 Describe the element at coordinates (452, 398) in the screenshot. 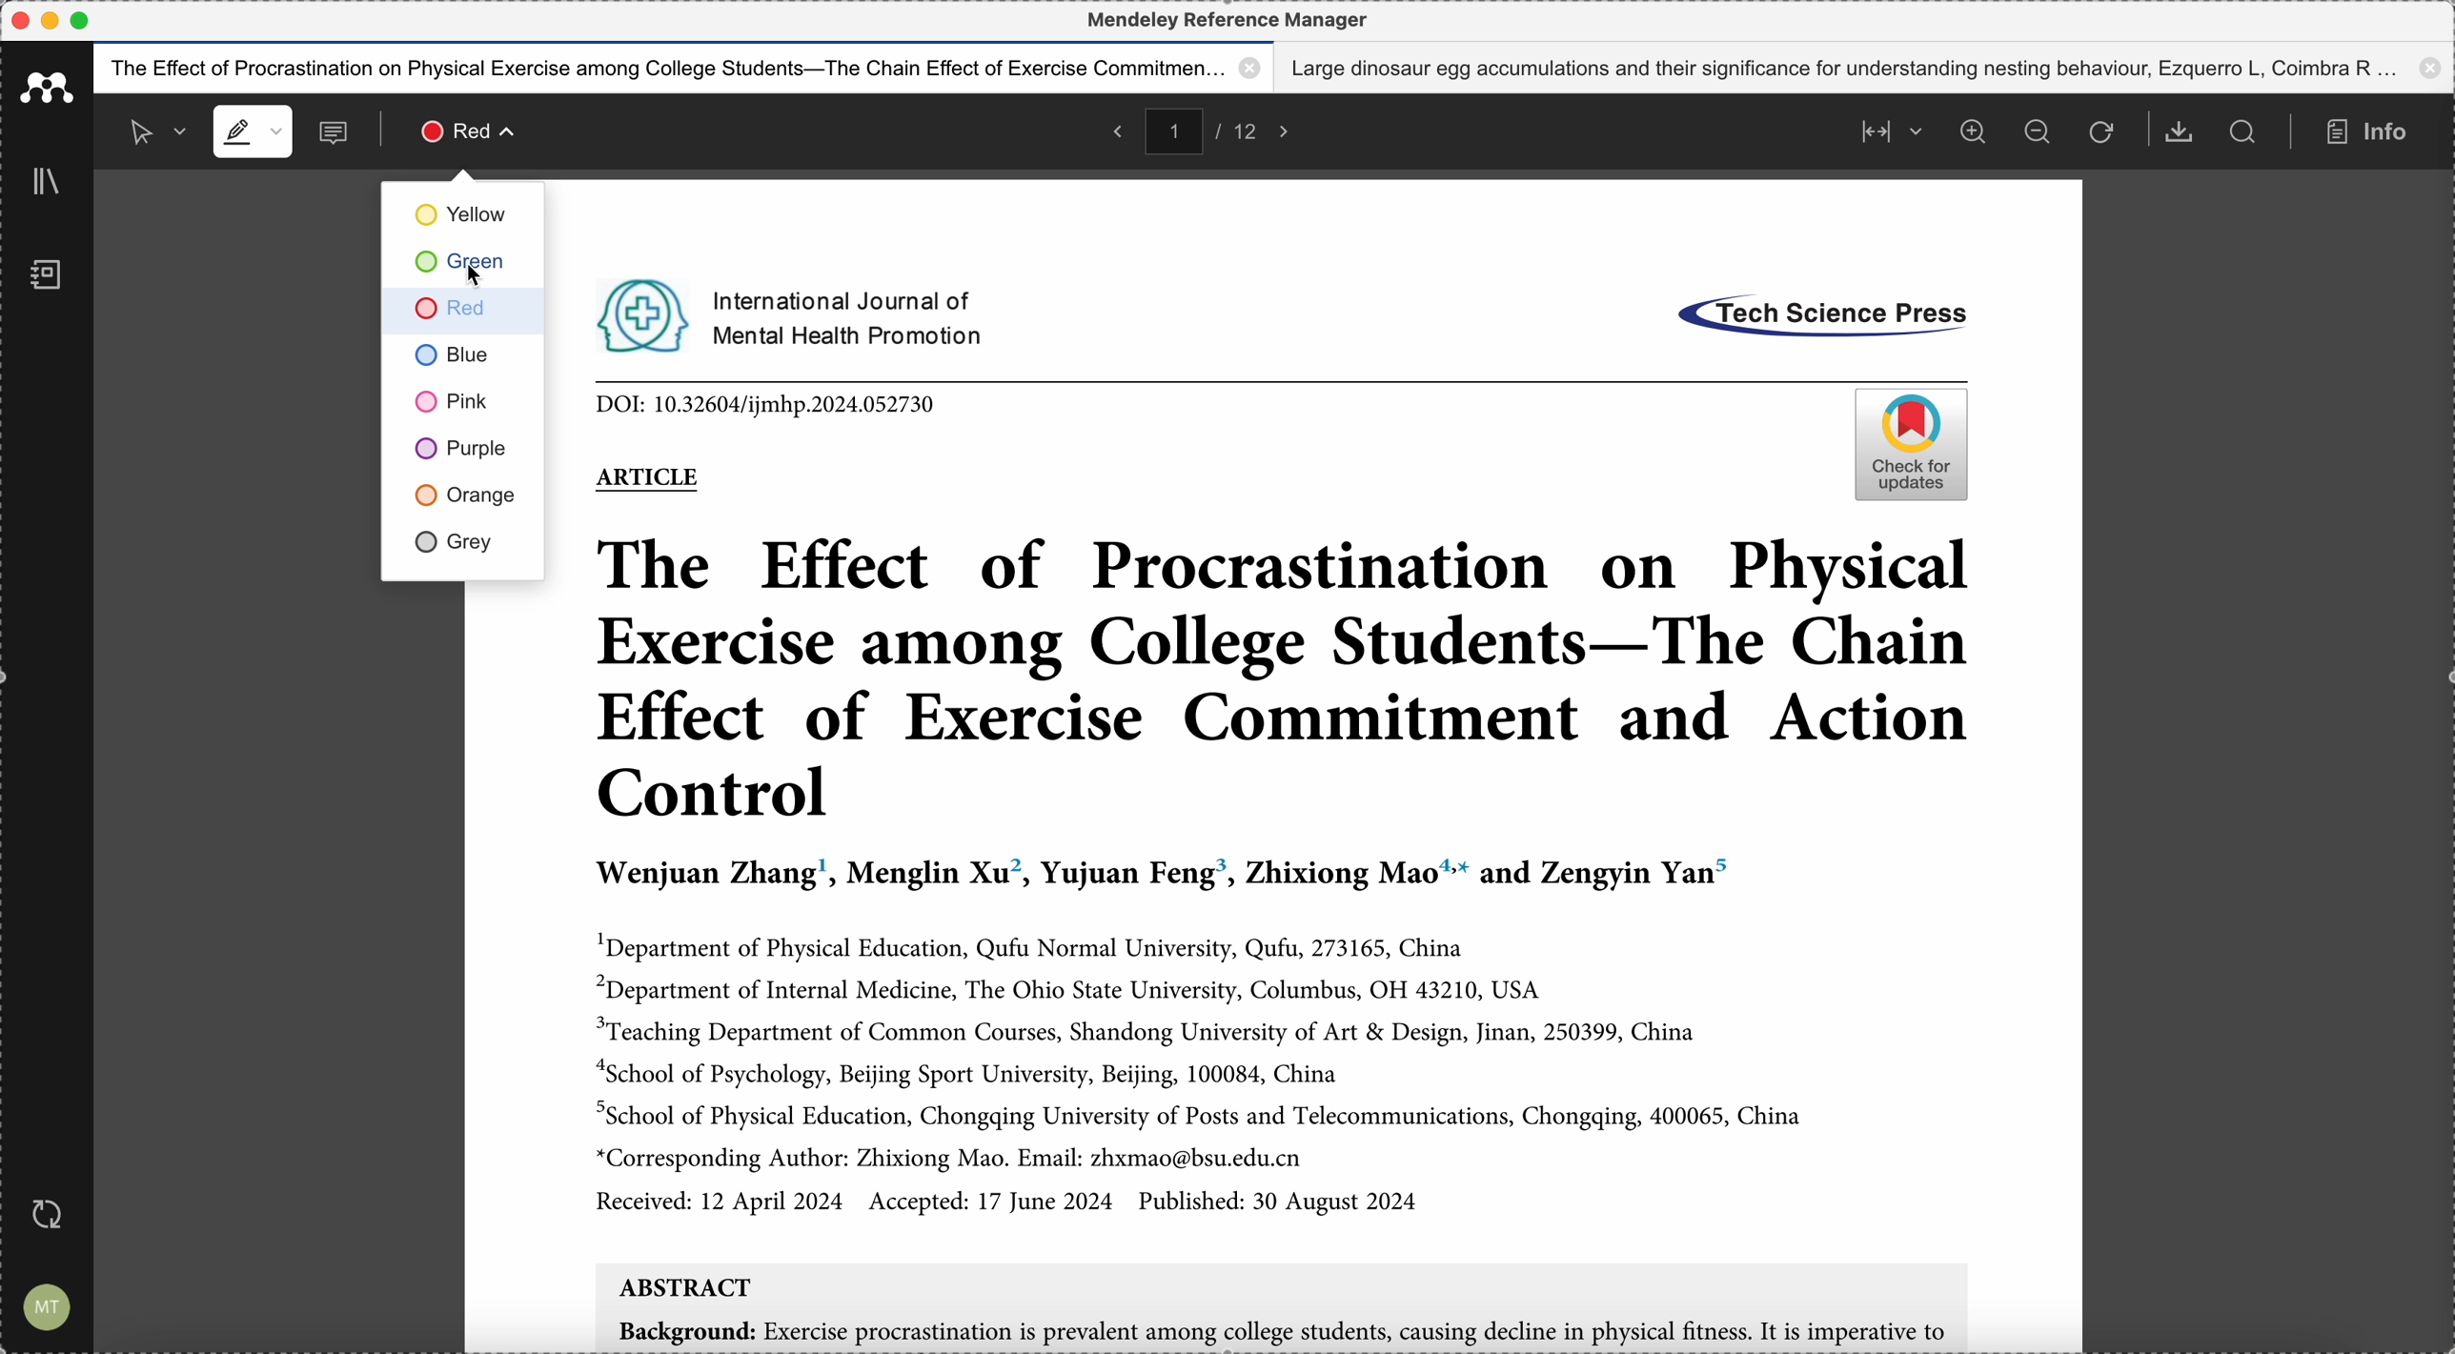

I see `pink` at that location.